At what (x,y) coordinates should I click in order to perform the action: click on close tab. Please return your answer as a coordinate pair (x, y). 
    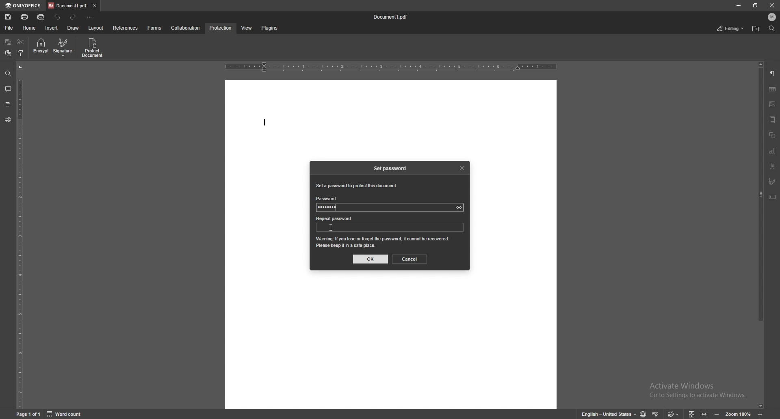
    Looking at the image, I should click on (95, 5).